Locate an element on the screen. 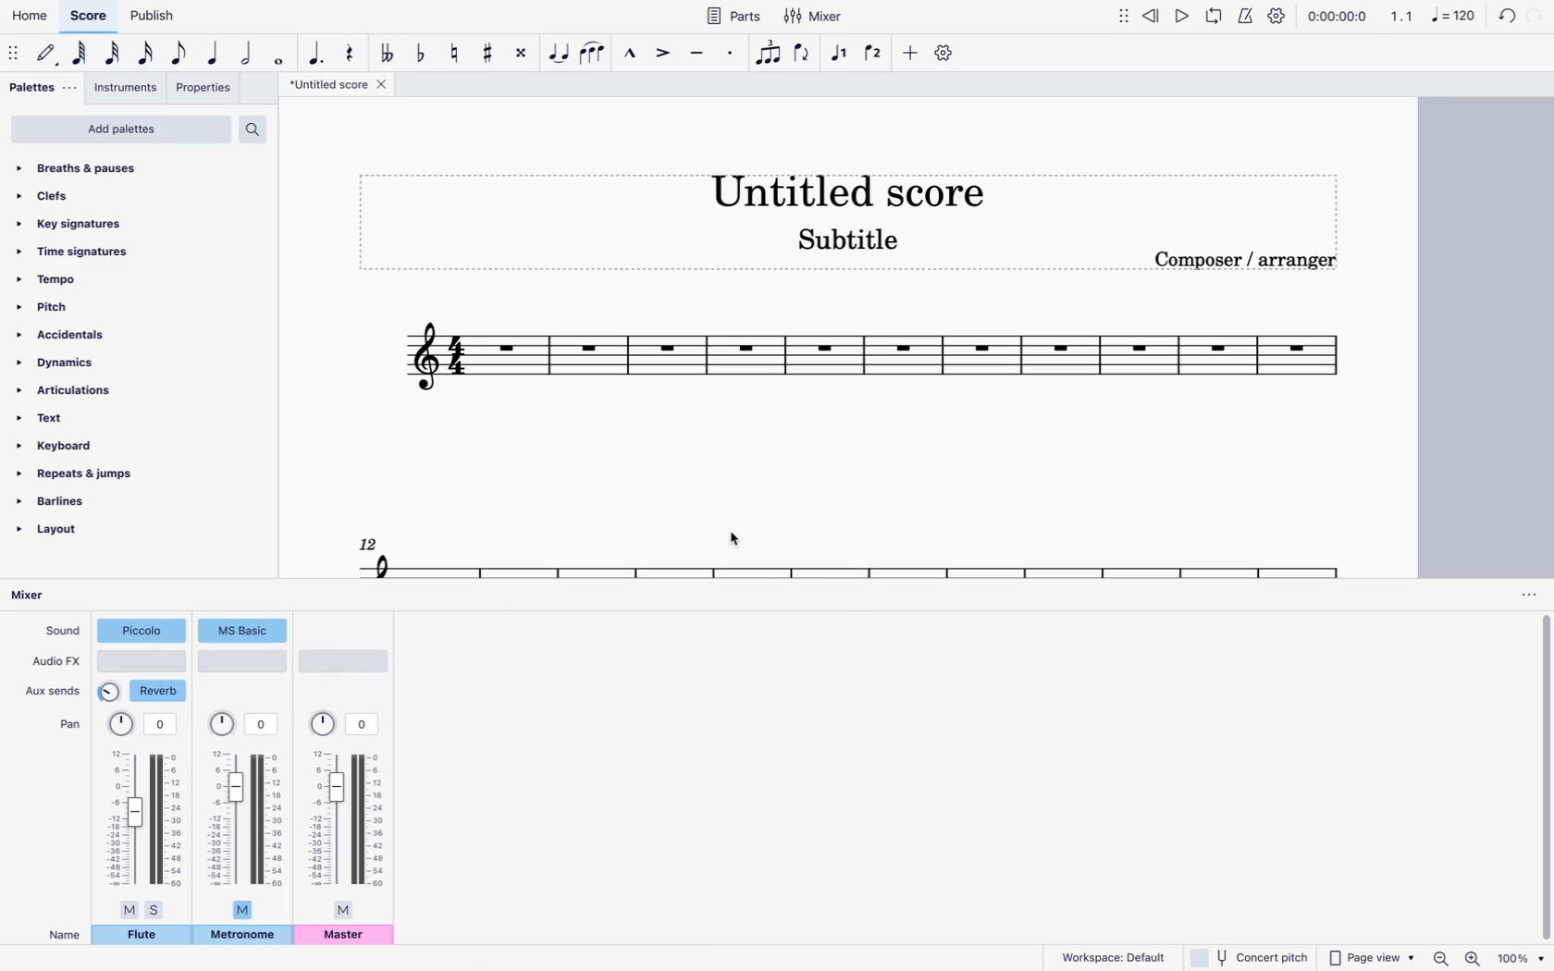 The image size is (1554, 971). metronome is located at coordinates (1244, 15).